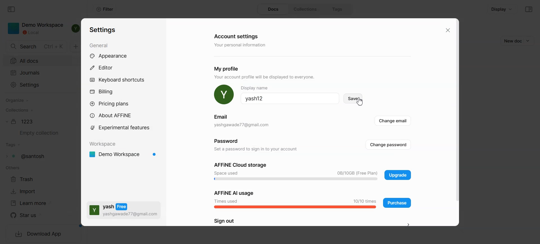 The width and height of the screenshot is (540, 244). Describe the element at coordinates (17, 101) in the screenshot. I see `Organize` at that location.